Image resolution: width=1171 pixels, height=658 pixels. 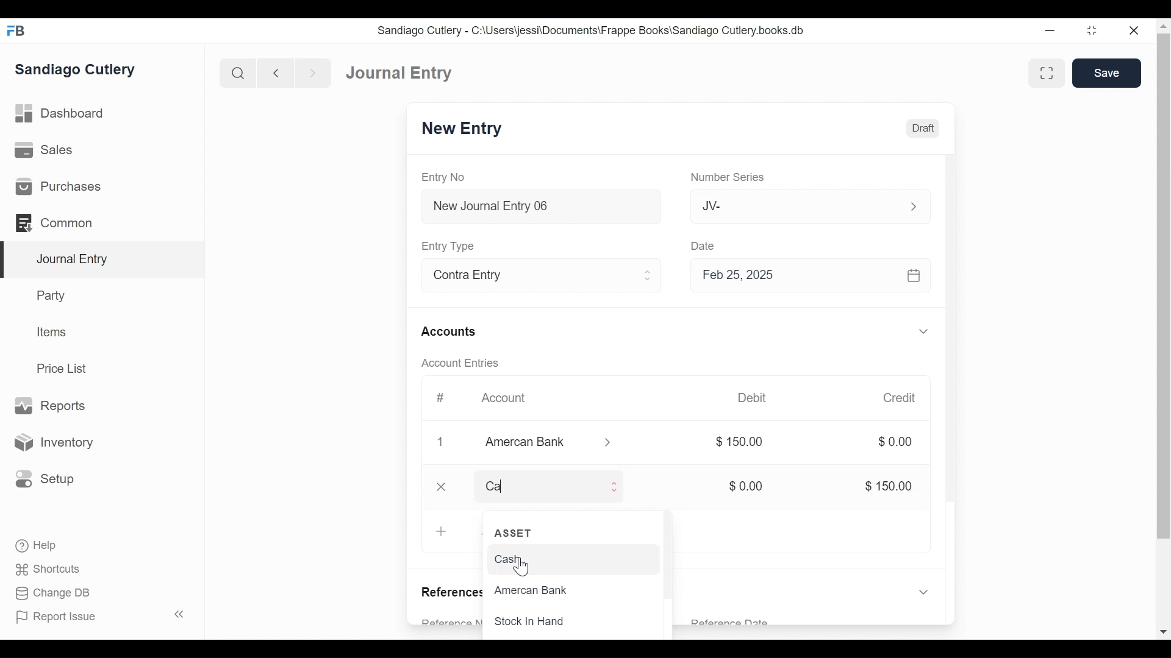 What do you see at coordinates (1164, 631) in the screenshot?
I see `Scroll down` at bounding box center [1164, 631].